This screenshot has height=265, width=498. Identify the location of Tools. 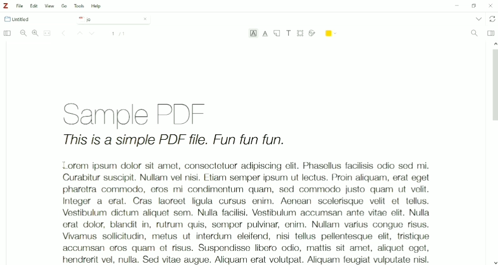
(79, 6).